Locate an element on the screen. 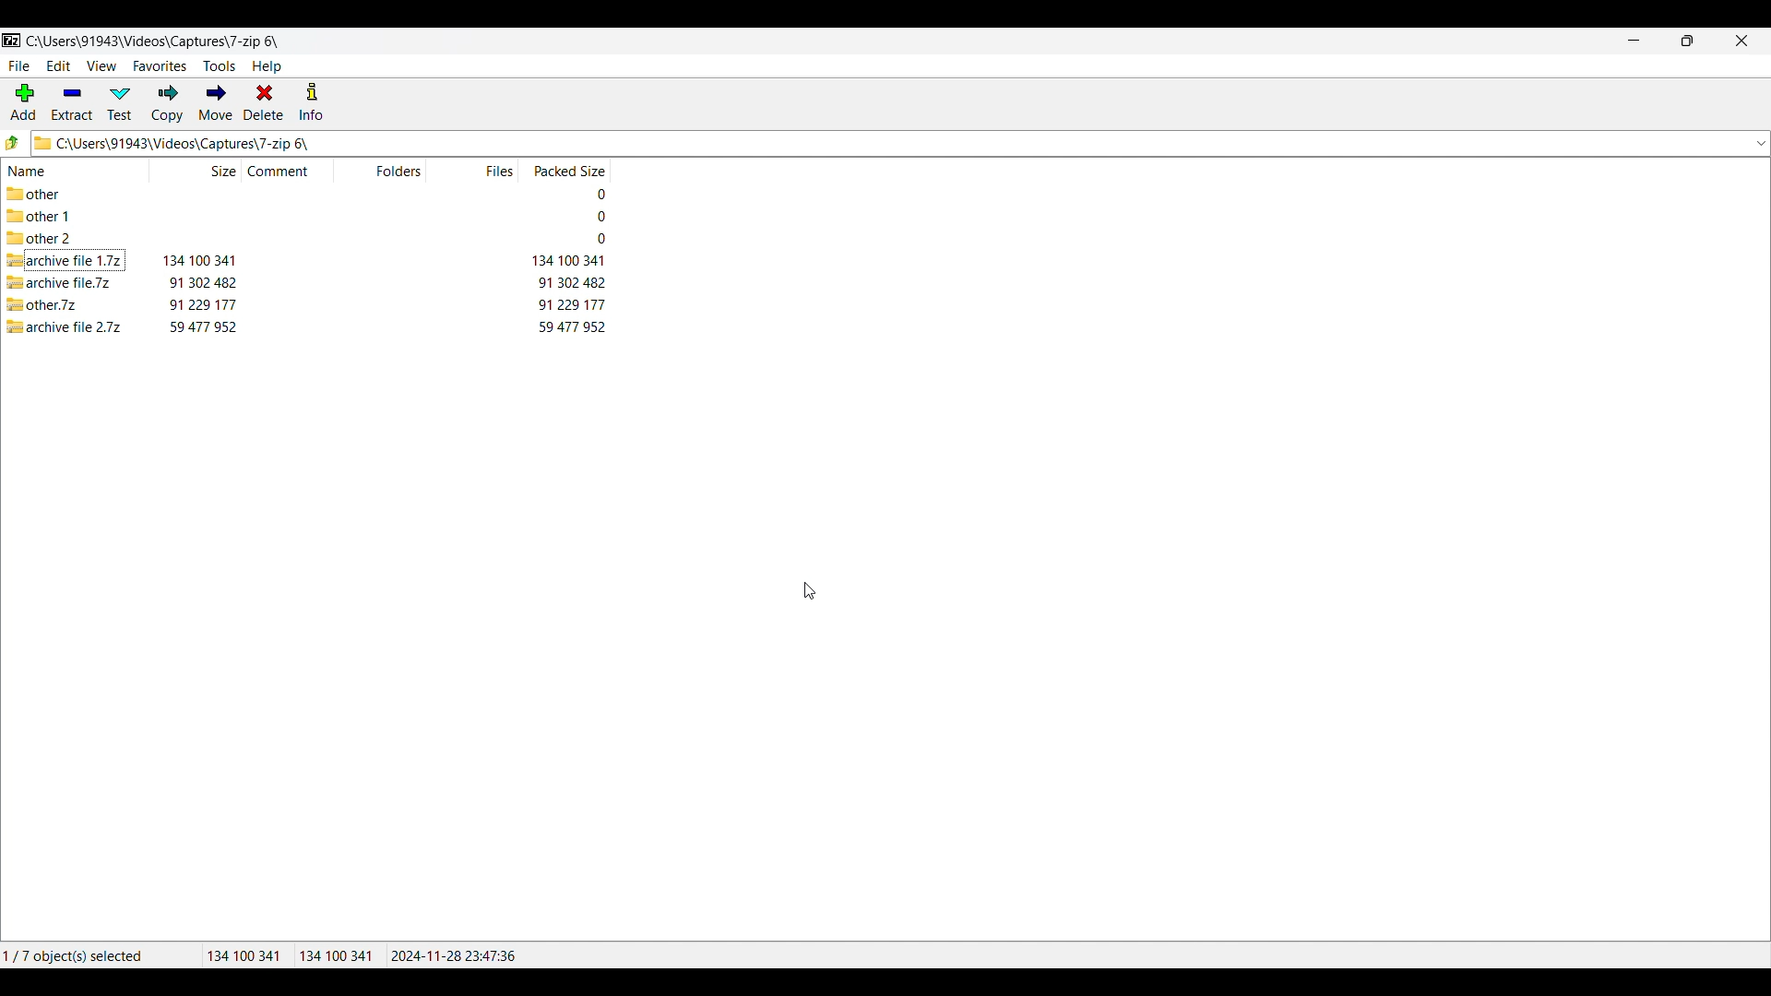  packed size is located at coordinates (596, 239).